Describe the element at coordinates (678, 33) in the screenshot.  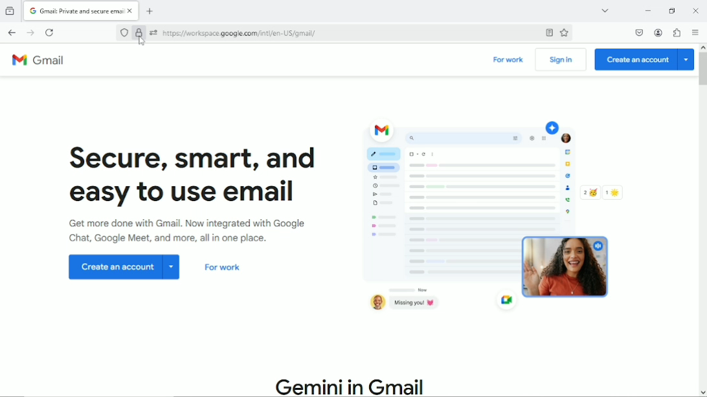
I see `Extensions` at that location.